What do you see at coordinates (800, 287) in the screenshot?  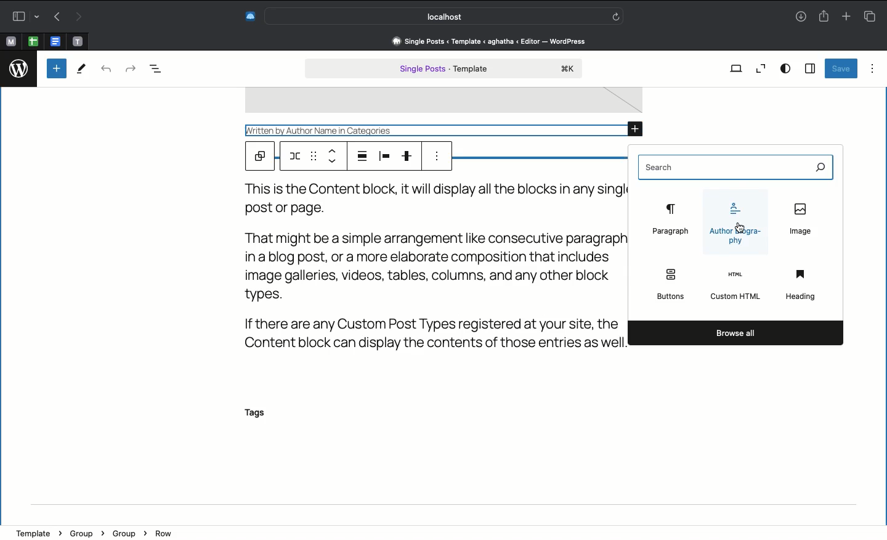 I see `Heading` at bounding box center [800, 287].